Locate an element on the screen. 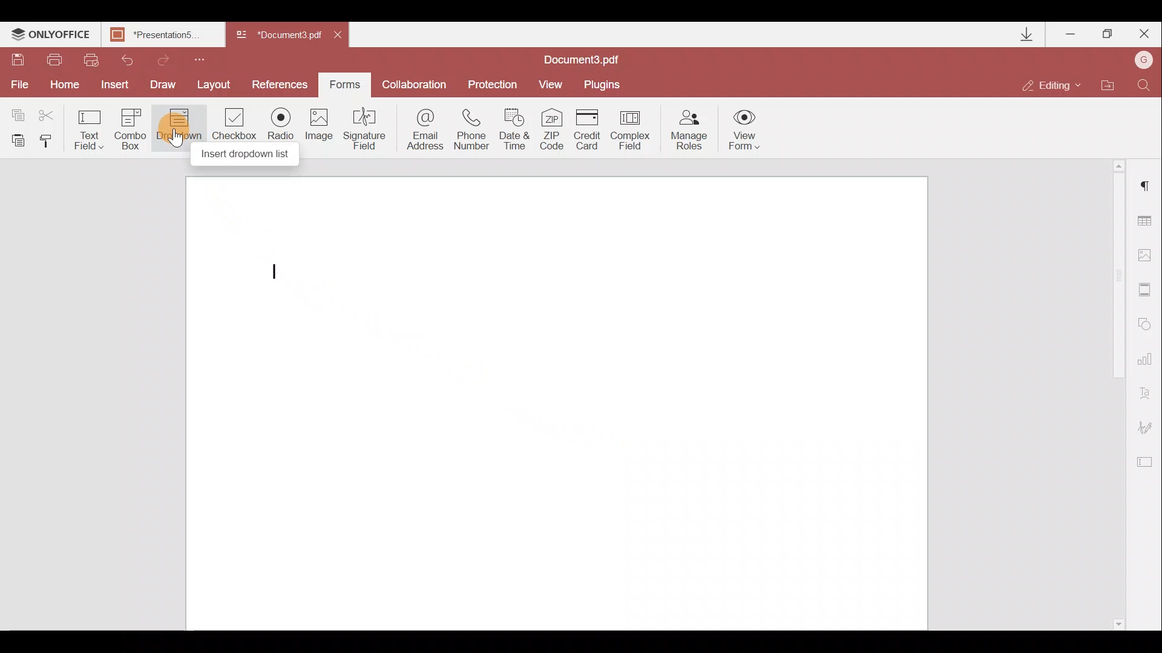  Redo is located at coordinates (164, 59).